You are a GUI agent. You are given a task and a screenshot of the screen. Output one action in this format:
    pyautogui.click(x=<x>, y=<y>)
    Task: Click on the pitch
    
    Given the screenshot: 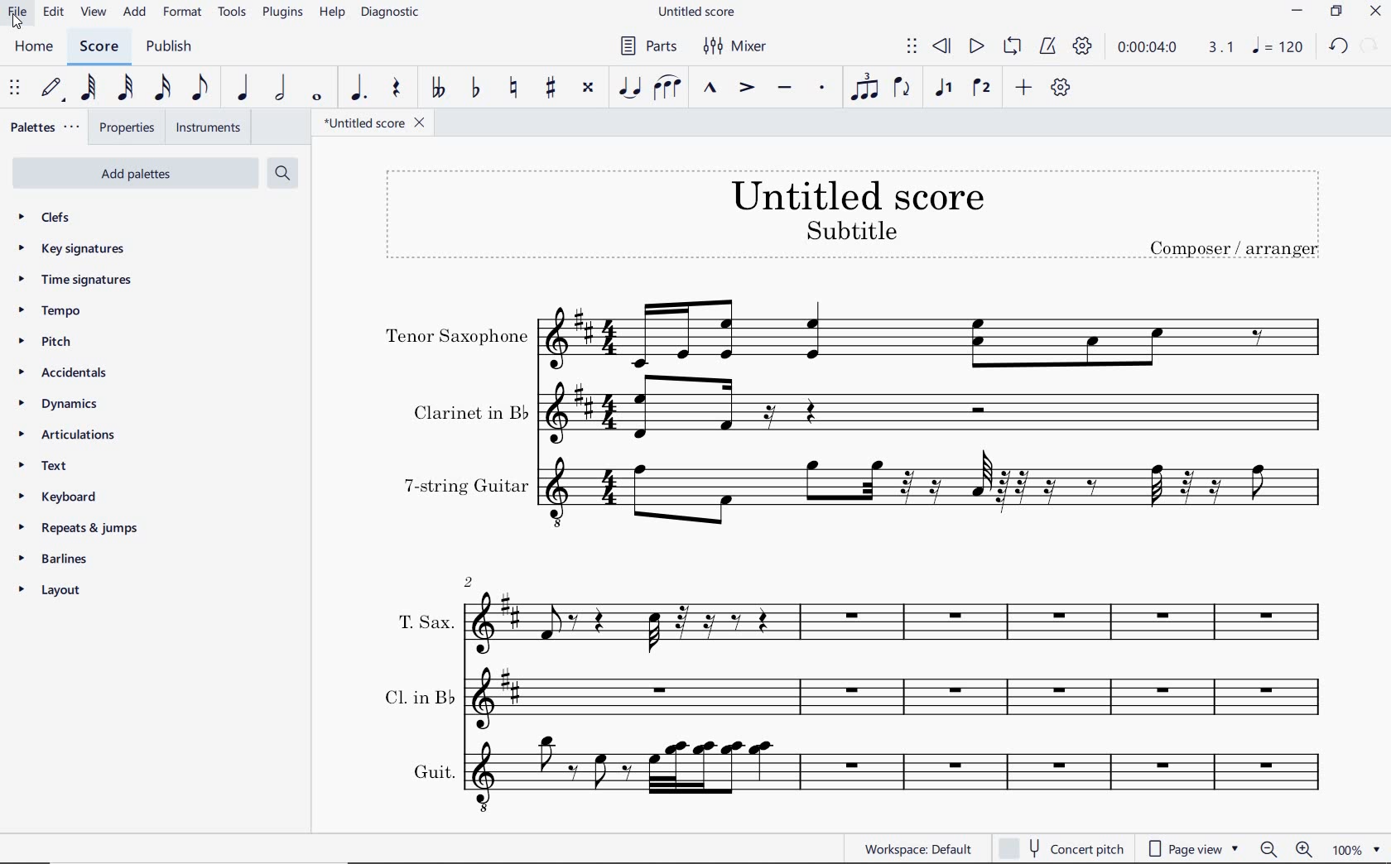 What is the action you would take?
    pyautogui.click(x=47, y=343)
    